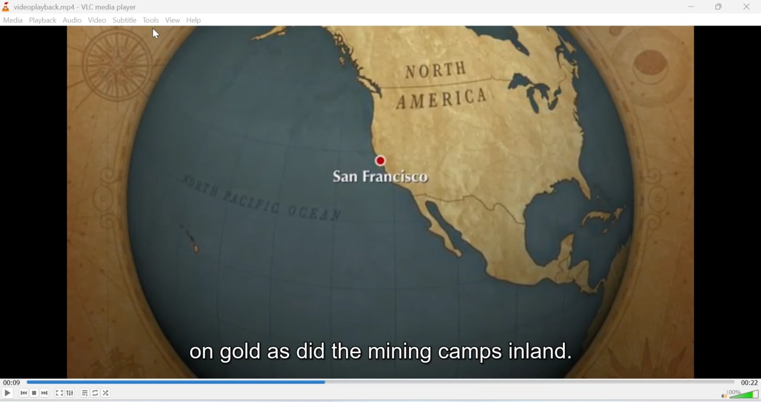  Describe the element at coordinates (750, 382) in the screenshot. I see `00:22` at that location.